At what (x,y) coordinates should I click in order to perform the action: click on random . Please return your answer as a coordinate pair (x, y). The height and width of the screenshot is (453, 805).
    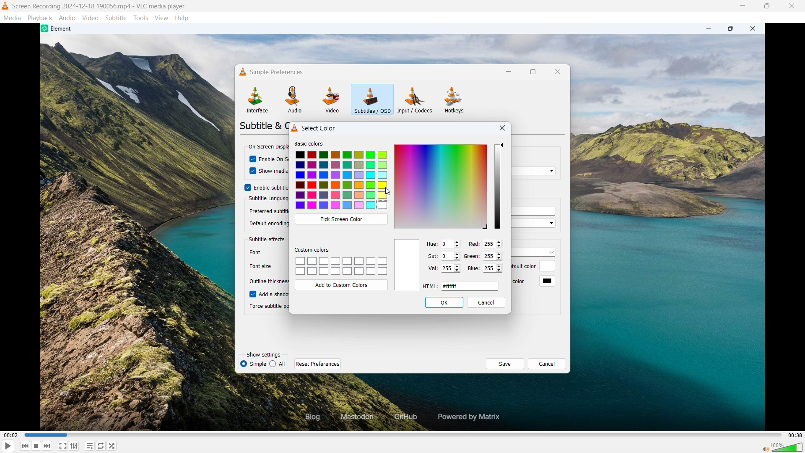
    Looking at the image, I should click on (112, 446).